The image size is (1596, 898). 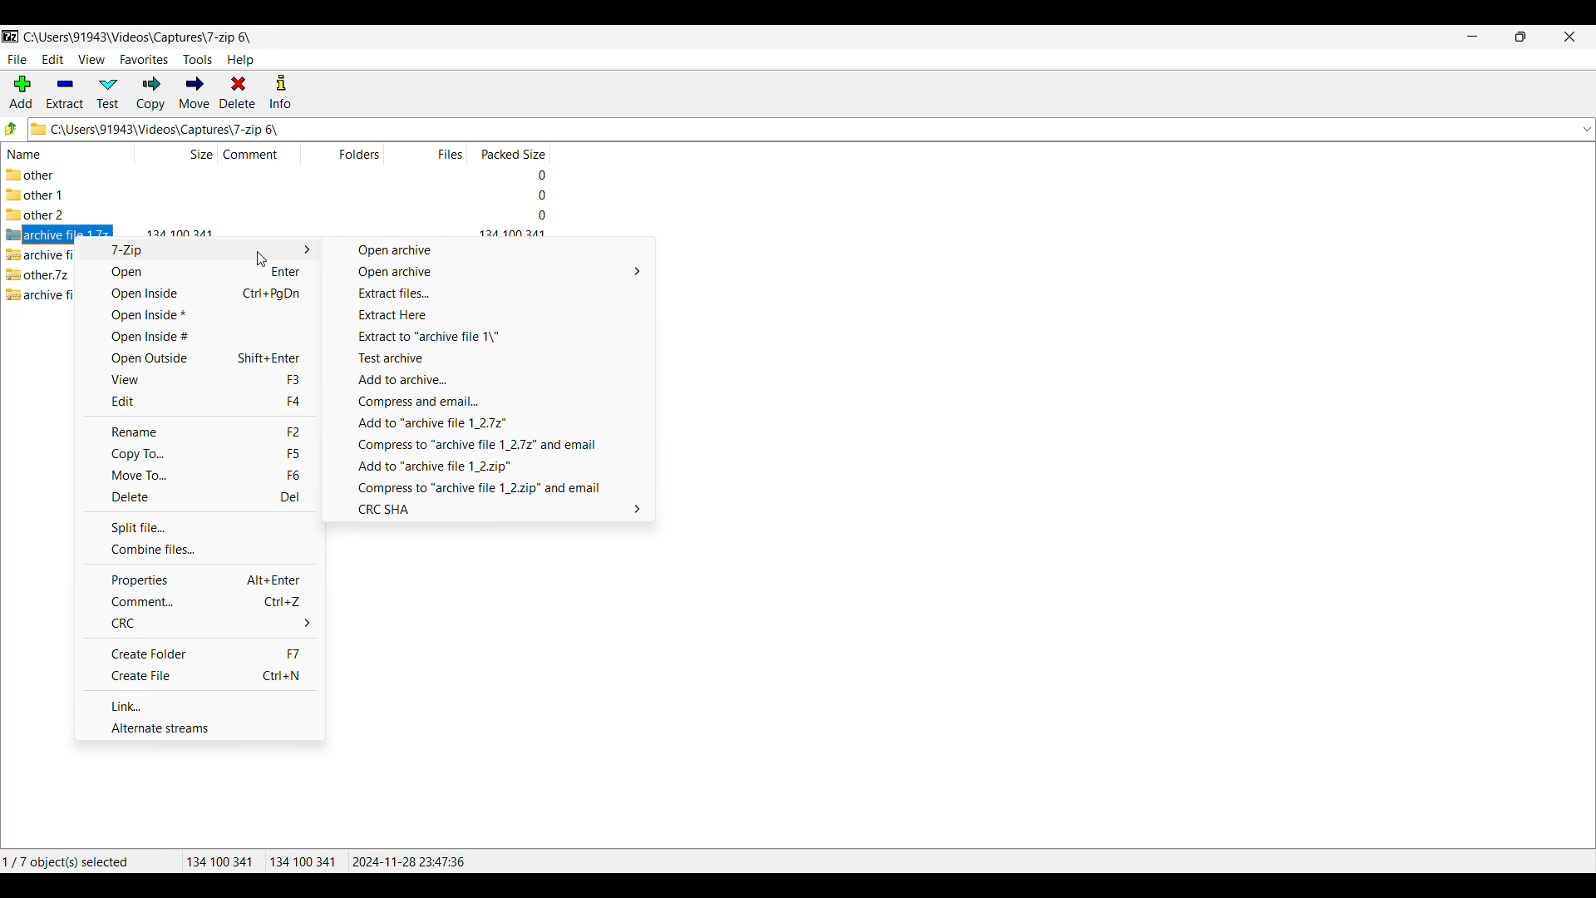 What do you see at coordinates (511, 152) in the screenshot?
I see `Packed size column` at bounding box center [511, 152].